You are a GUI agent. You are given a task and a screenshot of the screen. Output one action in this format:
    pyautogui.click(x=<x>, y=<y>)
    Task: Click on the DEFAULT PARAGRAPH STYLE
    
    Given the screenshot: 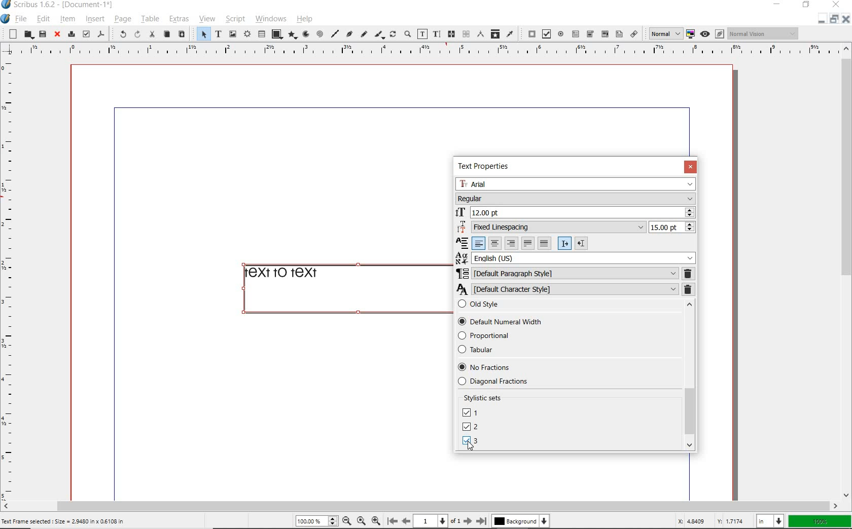 What is the action you would take?
    pyautogui.click(x=565, y=274)
    